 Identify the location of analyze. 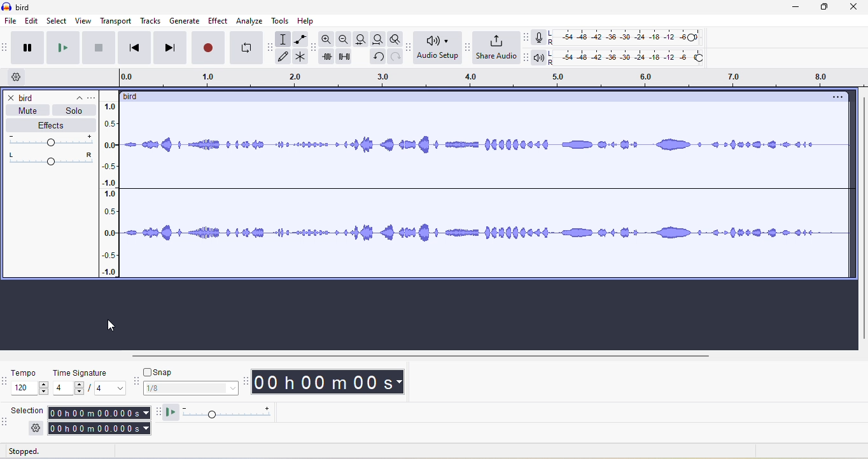
(250, 21).